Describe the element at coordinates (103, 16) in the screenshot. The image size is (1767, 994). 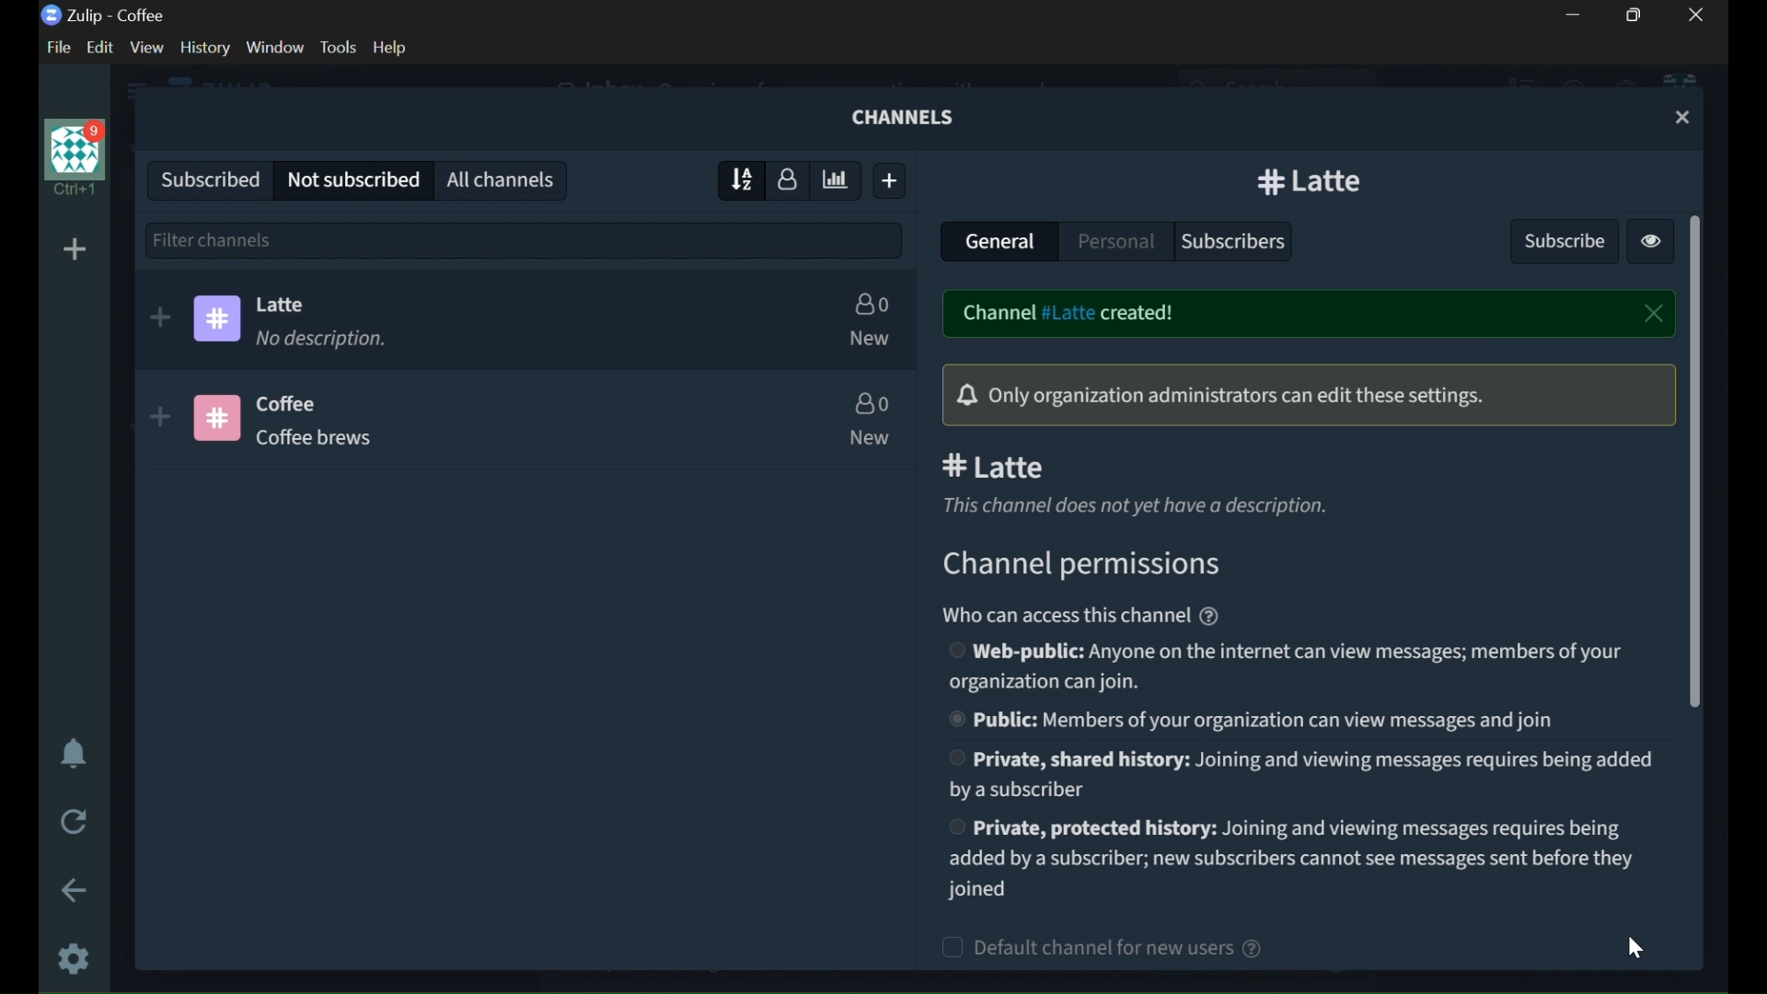
I see `Zulip - coffee` at that location.